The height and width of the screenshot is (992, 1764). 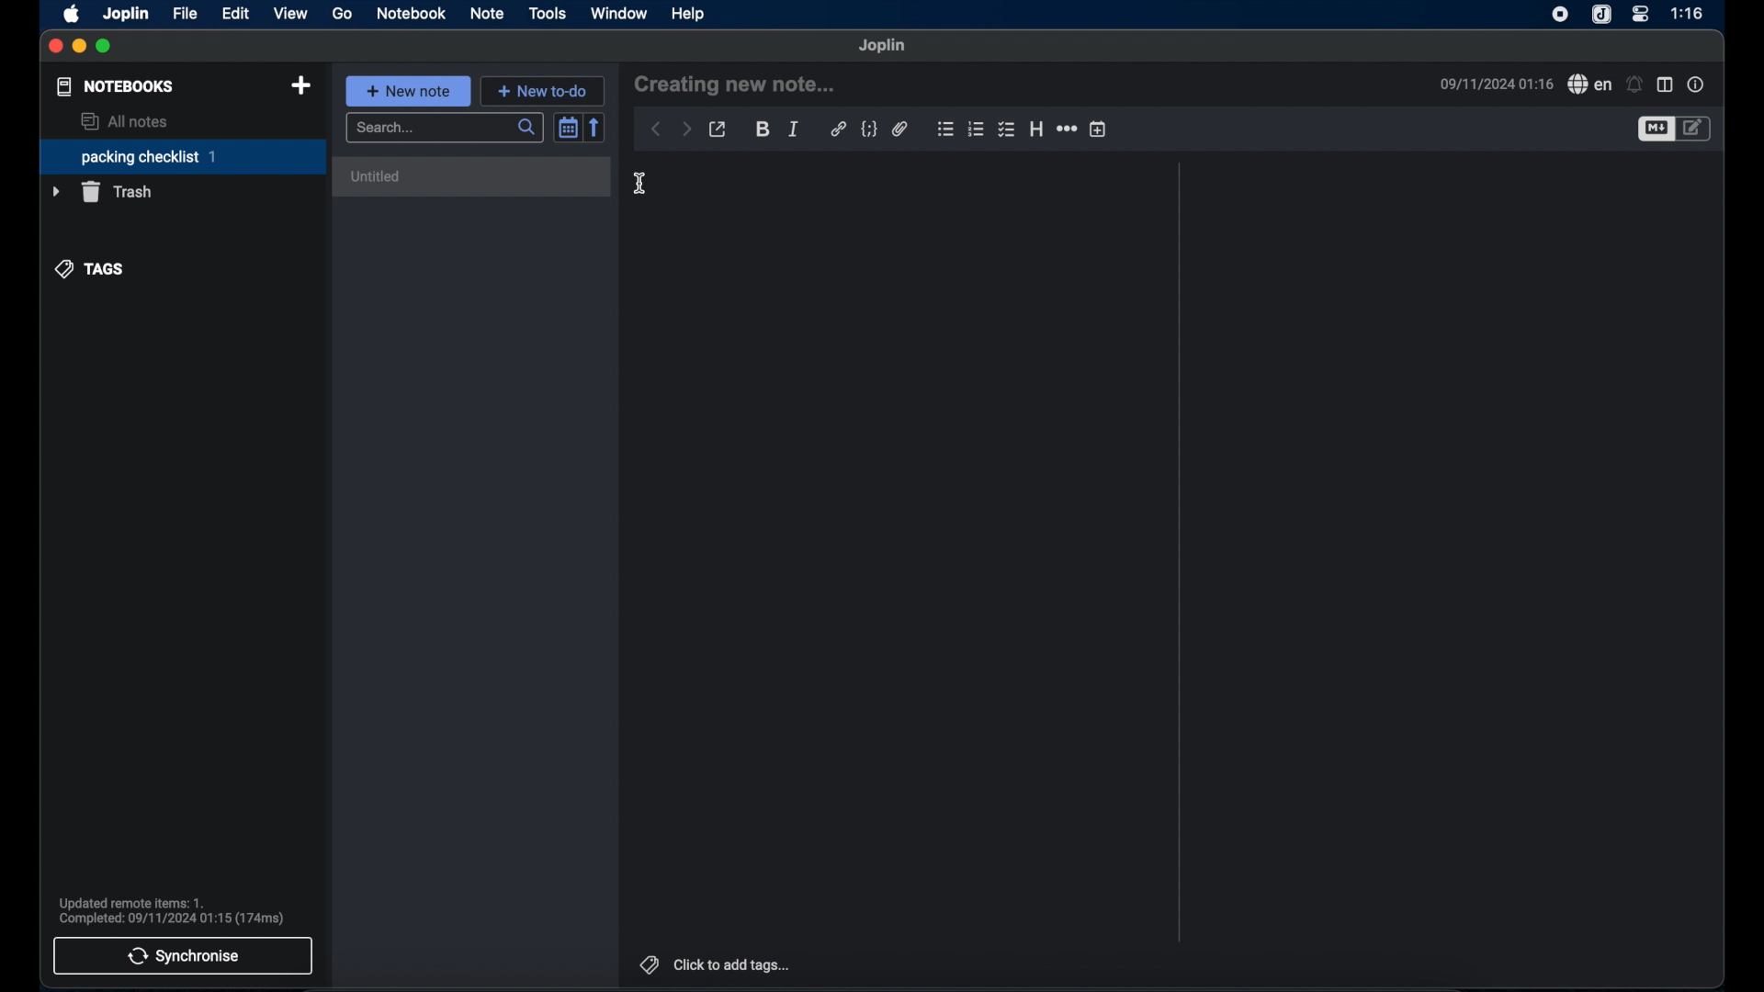 What do you see at coordinates (71, 15) in the screenshot?
I see `apple icon` at bounding box center [71, 15].